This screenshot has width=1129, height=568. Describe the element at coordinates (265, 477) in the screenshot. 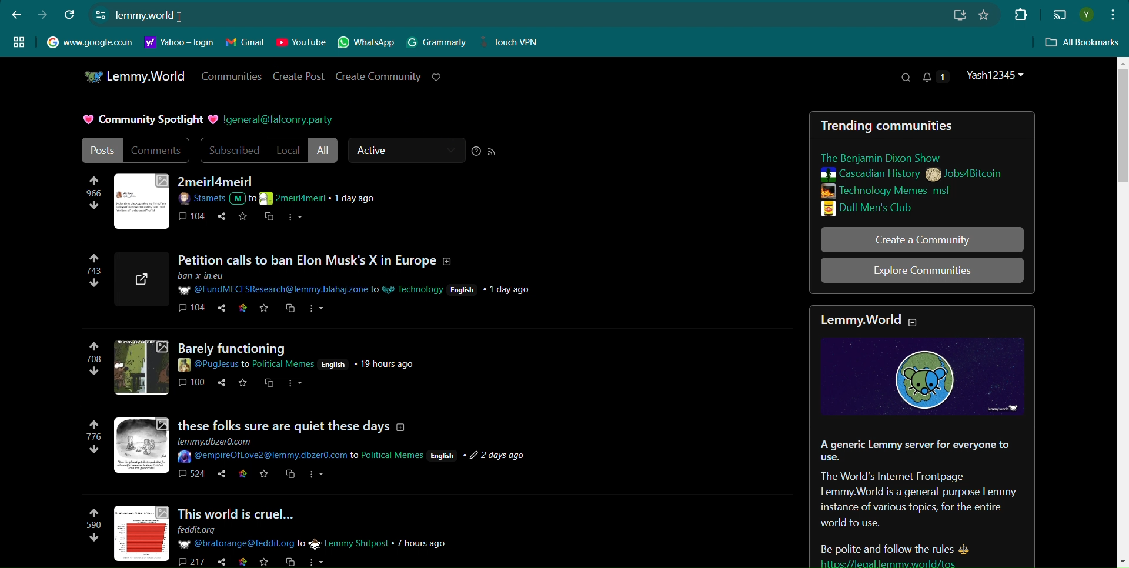

I see `star` at that location.